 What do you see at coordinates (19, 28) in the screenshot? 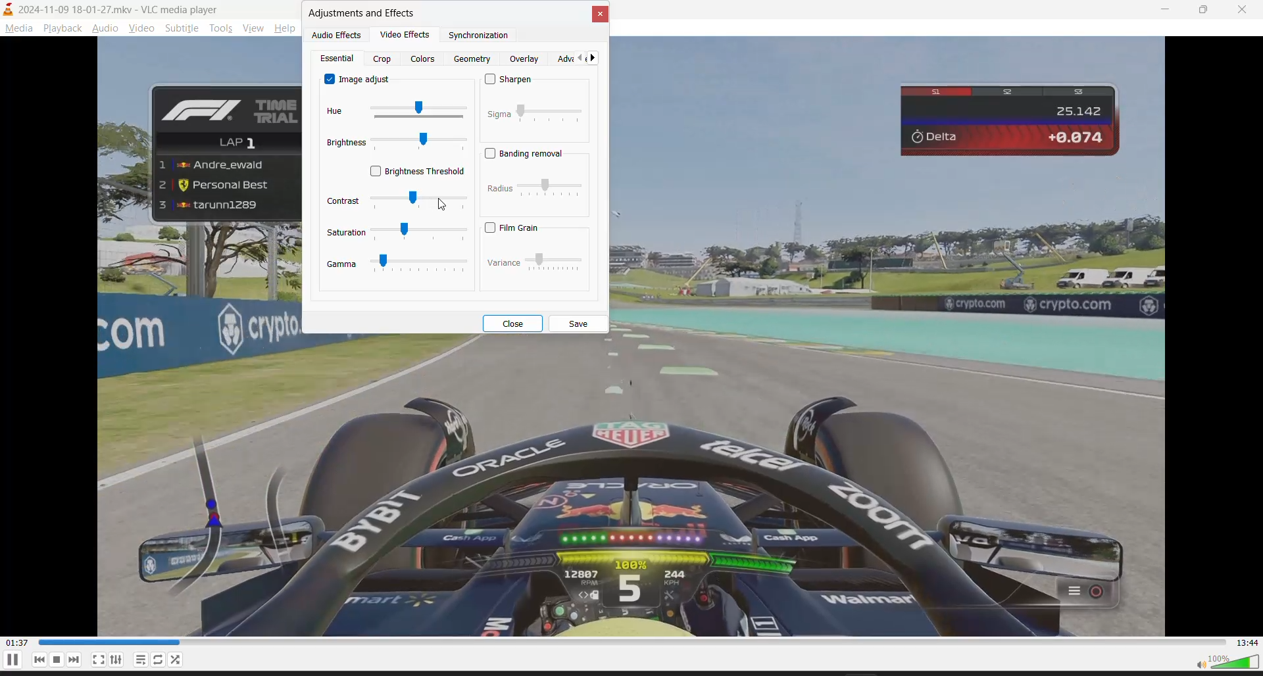
I see `media` at bounding box center [19, 28].